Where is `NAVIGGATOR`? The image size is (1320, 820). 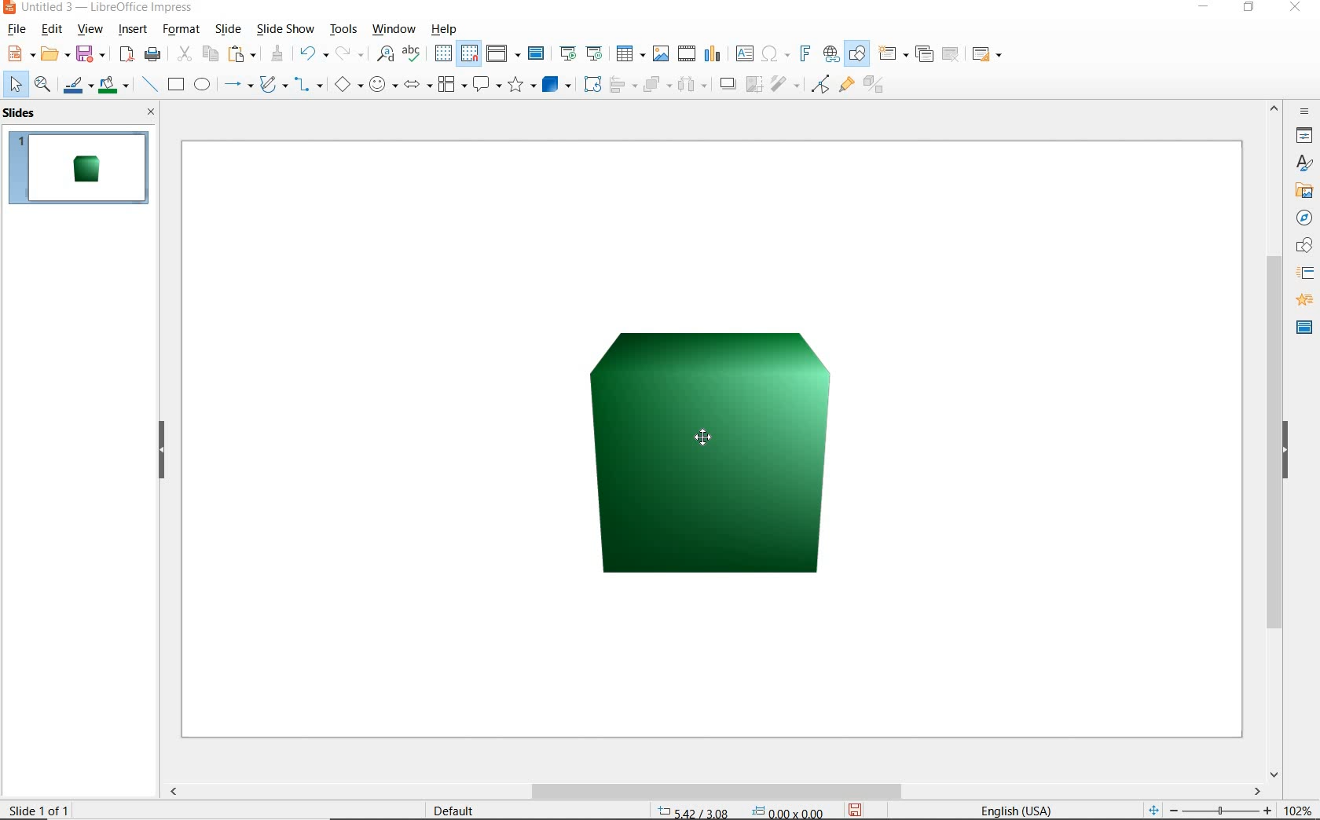
NAVIGGATOR is located at coordinates (1305, 218).